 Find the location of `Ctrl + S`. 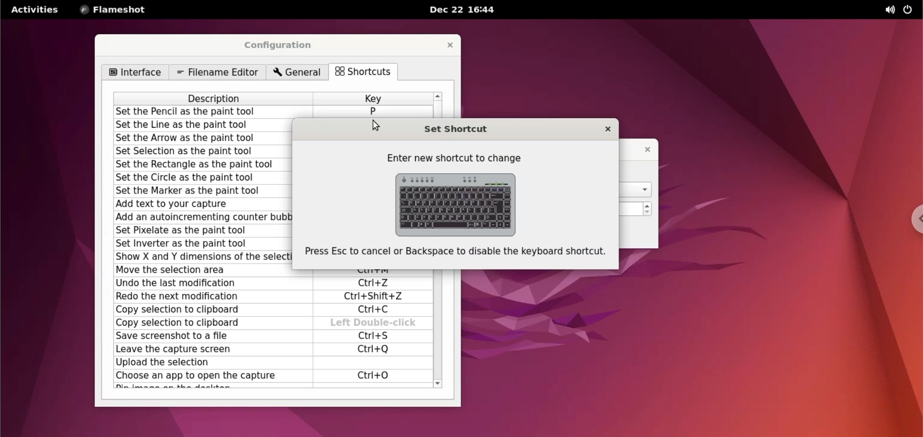

Ctrl + S is located at coordinates (372, 336).